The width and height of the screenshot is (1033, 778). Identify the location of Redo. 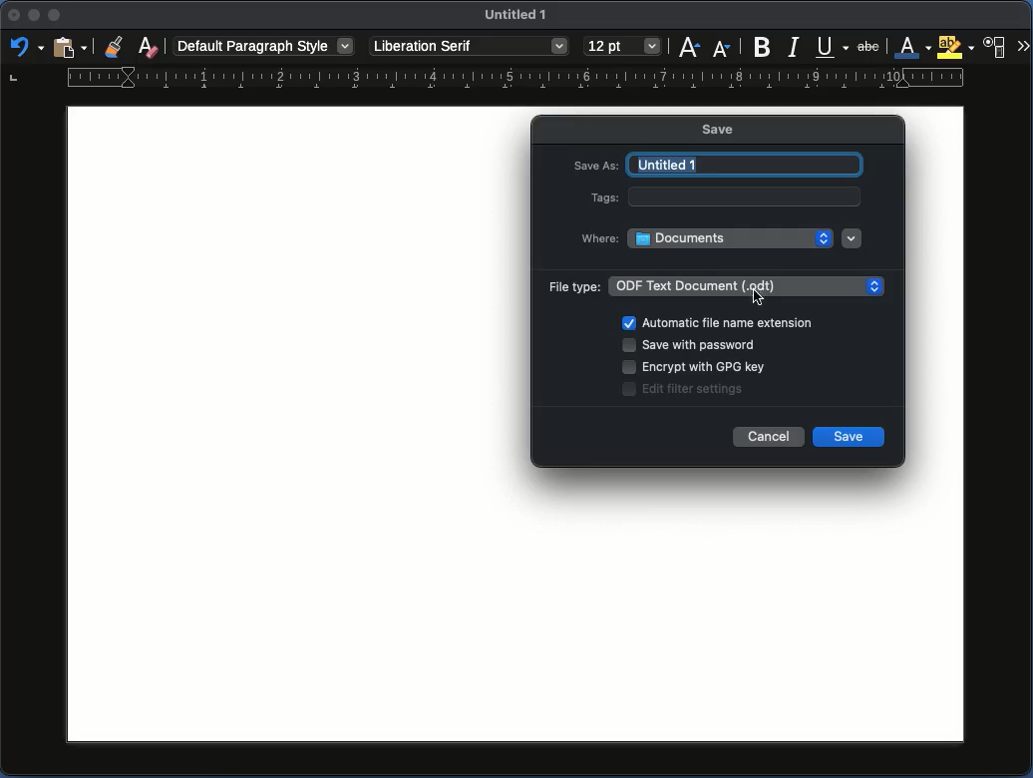
(23, 49).